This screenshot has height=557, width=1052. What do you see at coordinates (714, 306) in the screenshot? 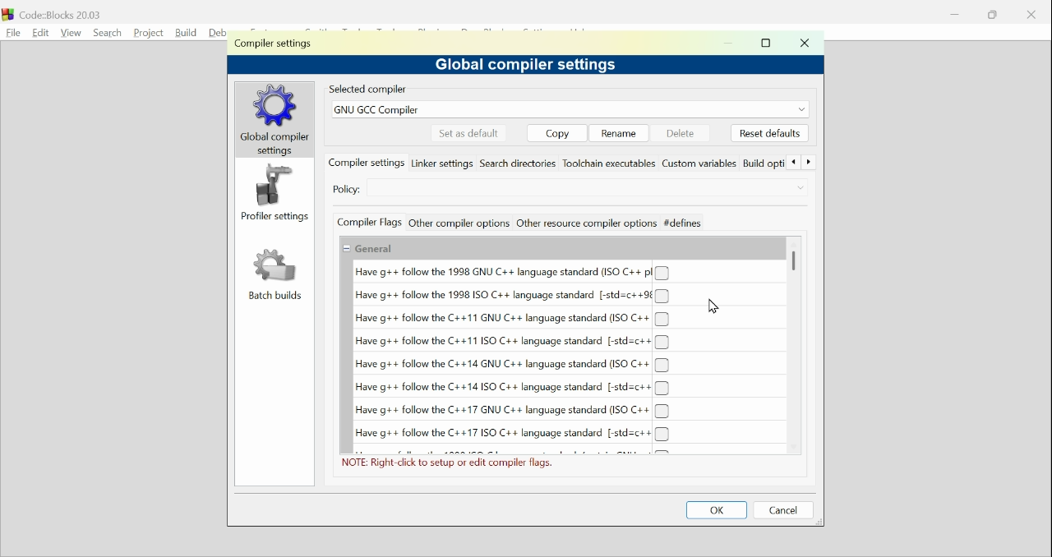
I see `Cursor` at bounding box center [714, 306].